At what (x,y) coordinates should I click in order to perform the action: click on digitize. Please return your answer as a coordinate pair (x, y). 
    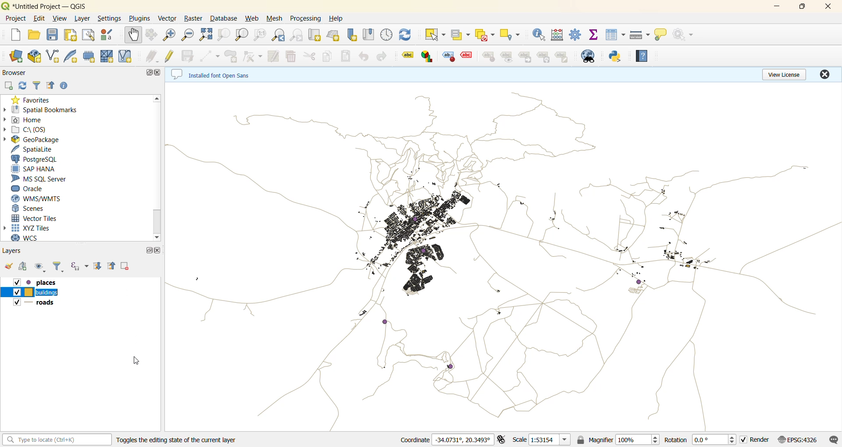
    Looking at the image, I should click on (212, 56).